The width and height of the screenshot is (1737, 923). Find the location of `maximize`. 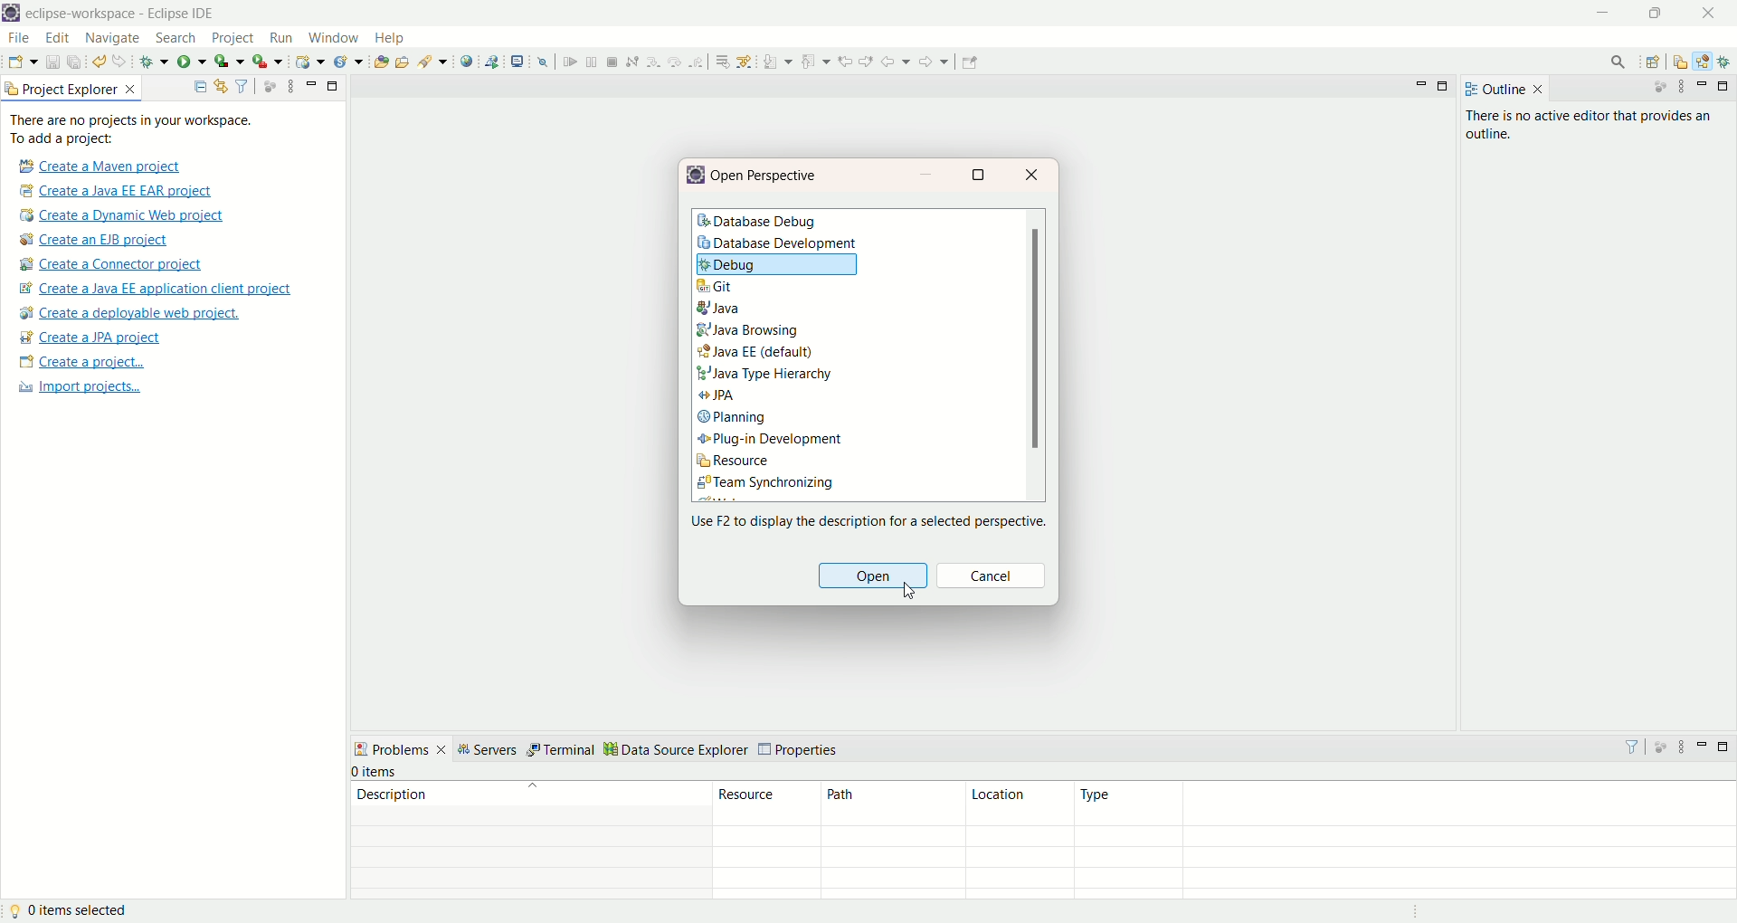

maximize is located at coordinates (1442, 89).